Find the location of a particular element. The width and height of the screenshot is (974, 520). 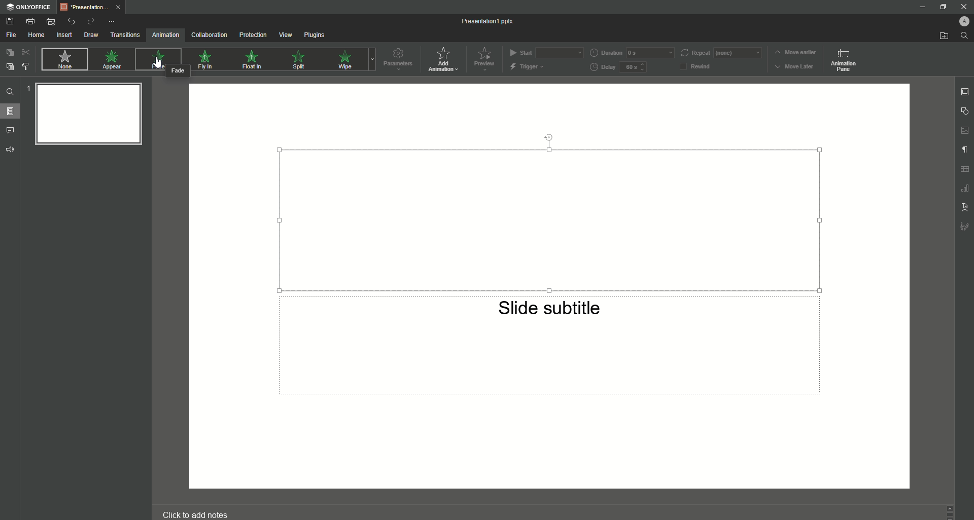

Image Settings is located at coordinates (964, 131).